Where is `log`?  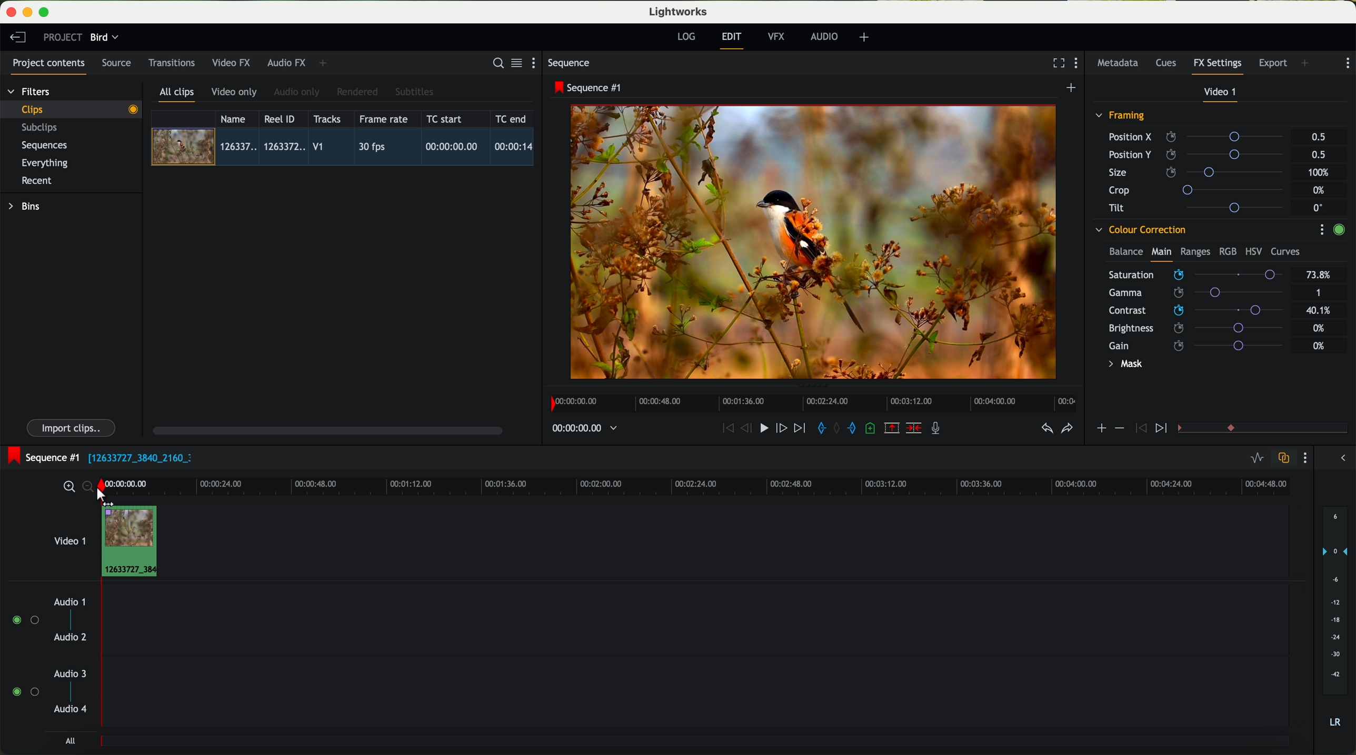
log is located at coordinates (686, 37).